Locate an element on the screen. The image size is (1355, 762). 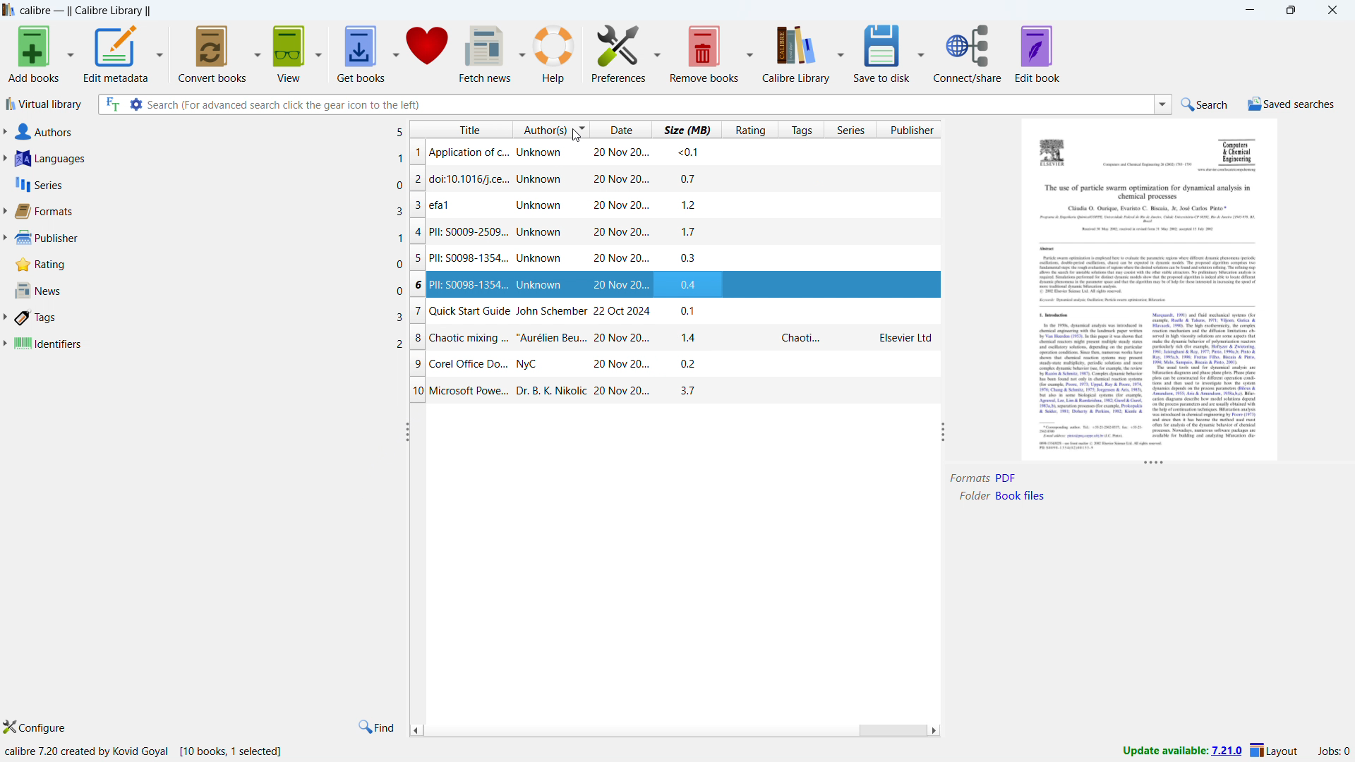
fetch news is located at coordinates (485, 53).